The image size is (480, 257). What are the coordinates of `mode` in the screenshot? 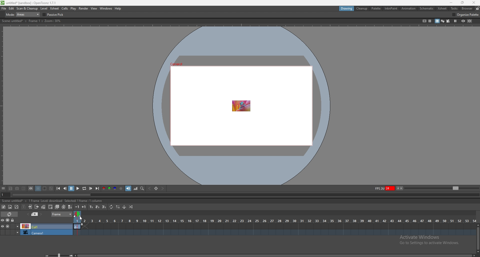 It's located at (23, 14).